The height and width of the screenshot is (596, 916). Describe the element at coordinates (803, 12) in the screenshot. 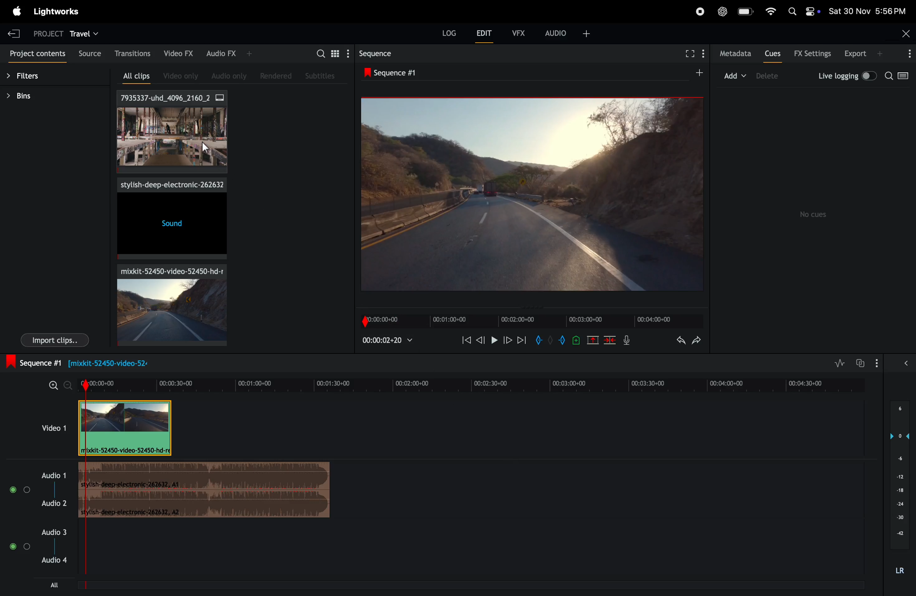

I see `apple widgets` at that location.